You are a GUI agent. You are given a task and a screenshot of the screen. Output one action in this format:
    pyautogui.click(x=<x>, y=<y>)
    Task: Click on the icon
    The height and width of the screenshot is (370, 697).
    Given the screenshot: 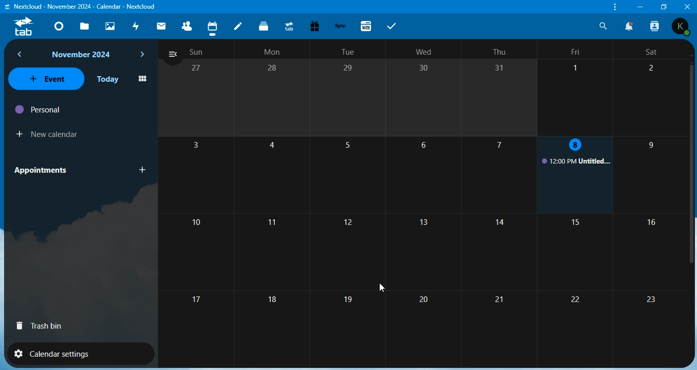 What is the action you would take?
    pyautogui.click(x=142, y=78)
    